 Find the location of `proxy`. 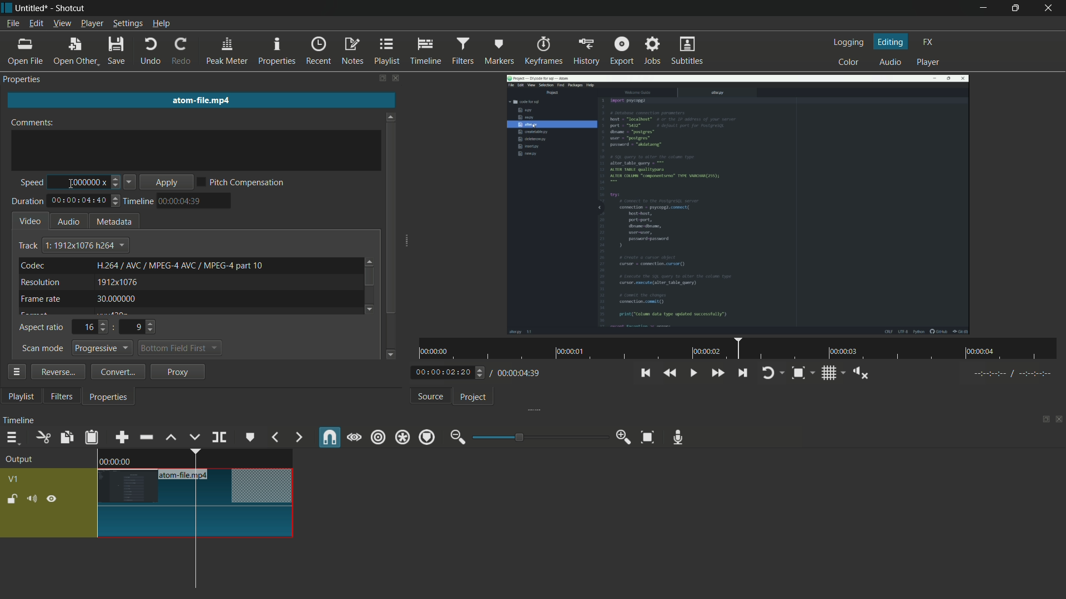

proxy is located at coordinates (177, 371).